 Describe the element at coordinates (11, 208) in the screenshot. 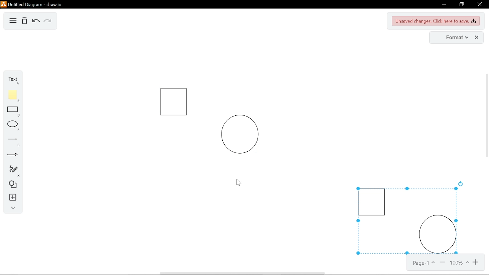

I see `collapse` at that location.